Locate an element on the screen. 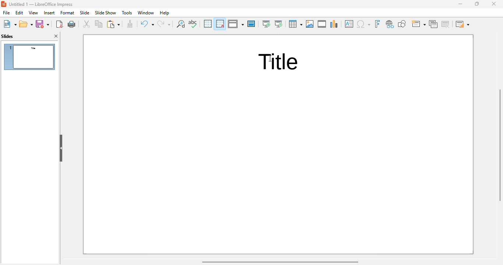 This screenshot has width=503, height=265. logo is located at coordinates (4, 4).